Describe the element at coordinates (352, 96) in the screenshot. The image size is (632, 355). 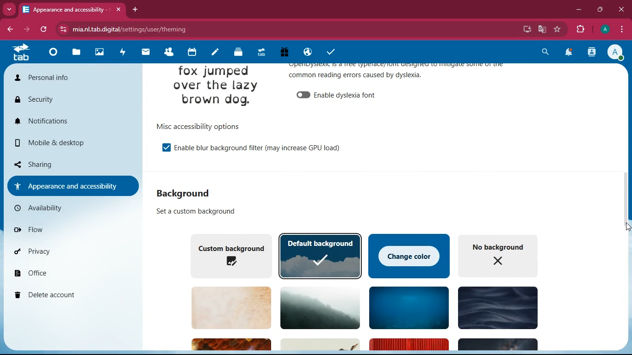
I see `enable` at that location.